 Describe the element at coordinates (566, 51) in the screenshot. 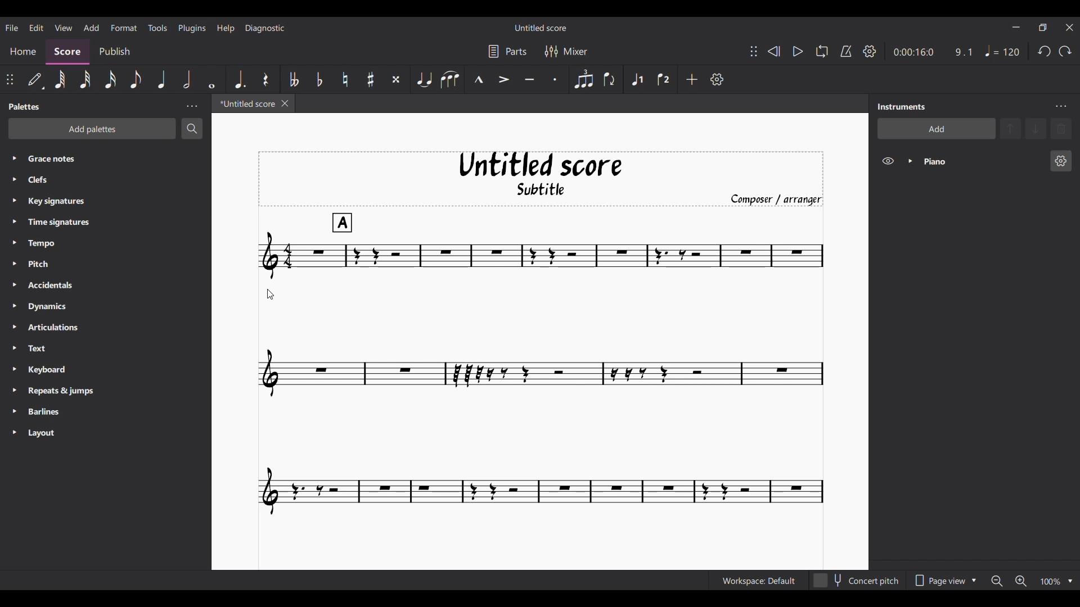

I see `Mixer settings` at that location.